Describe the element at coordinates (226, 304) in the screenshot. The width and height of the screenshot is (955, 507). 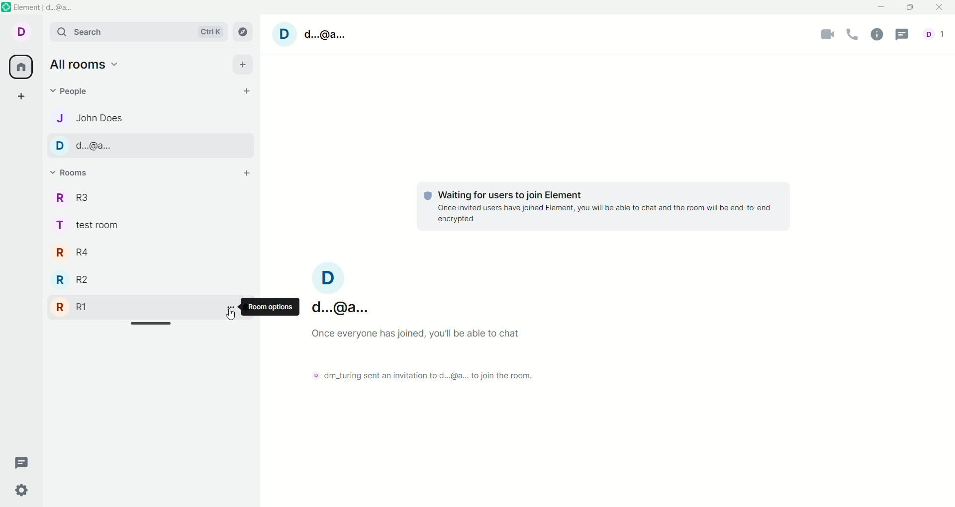
I see `room options` at that location.